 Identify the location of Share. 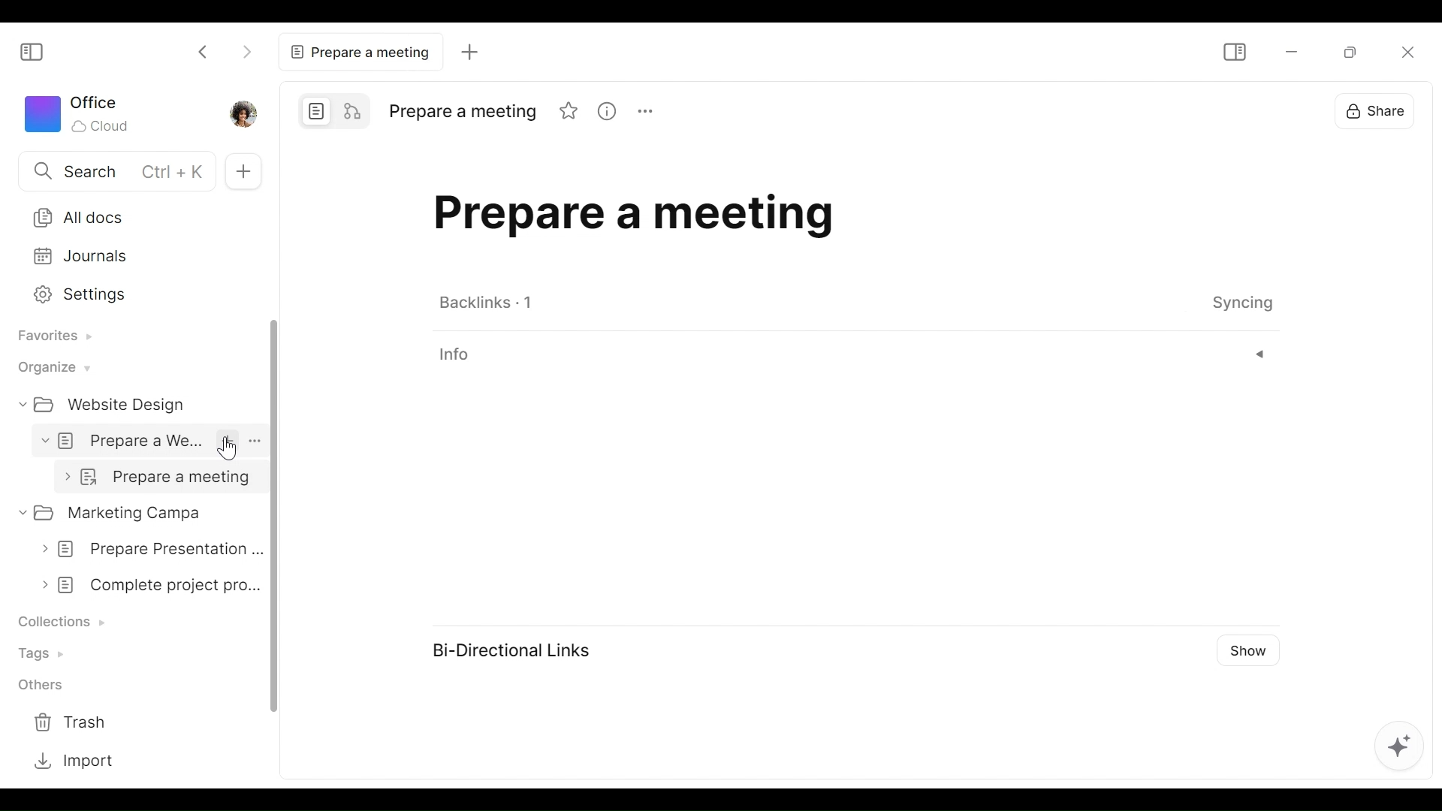
(1377, 110).